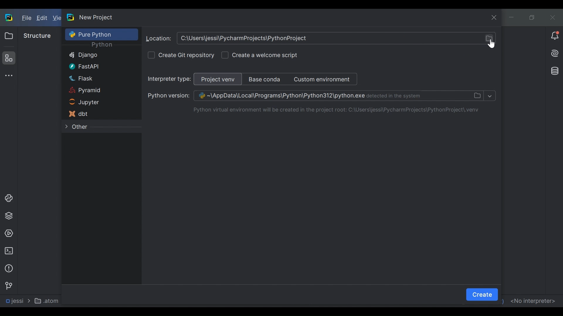  I want to click on Conda Environment, so click(323, 79).